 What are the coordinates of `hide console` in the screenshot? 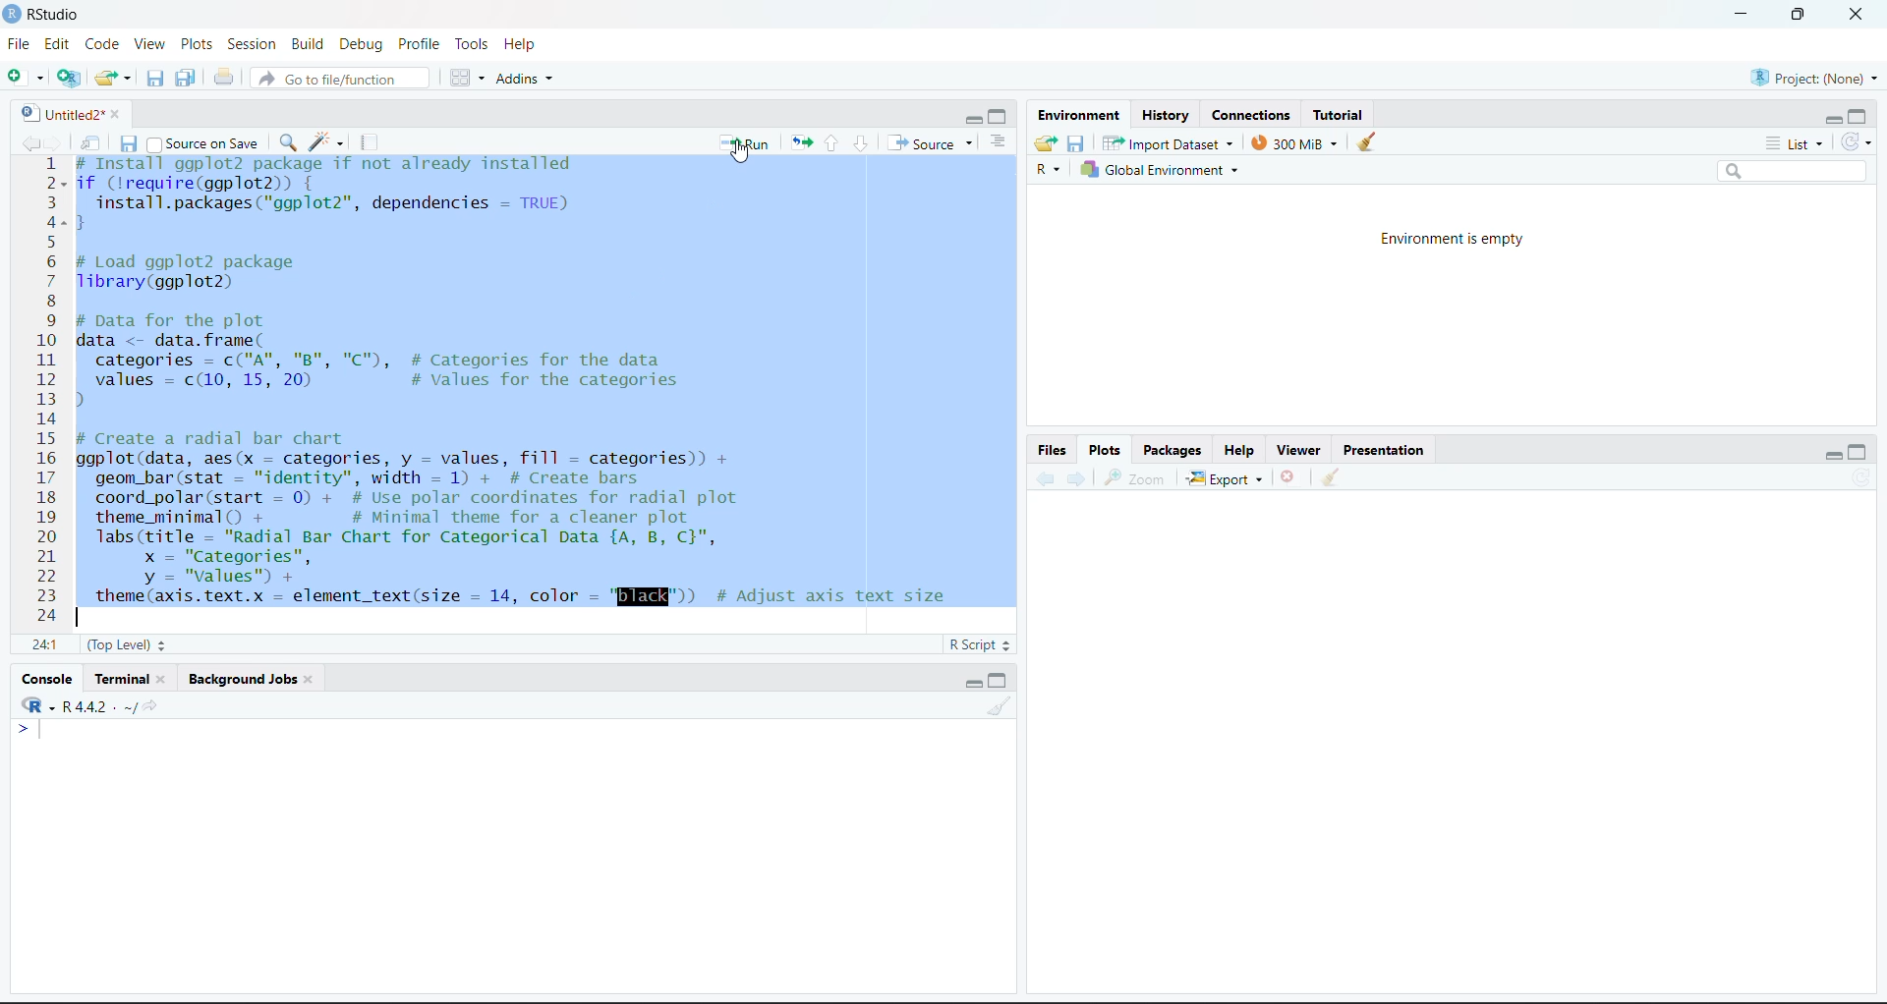 It's located at (1860, 117).